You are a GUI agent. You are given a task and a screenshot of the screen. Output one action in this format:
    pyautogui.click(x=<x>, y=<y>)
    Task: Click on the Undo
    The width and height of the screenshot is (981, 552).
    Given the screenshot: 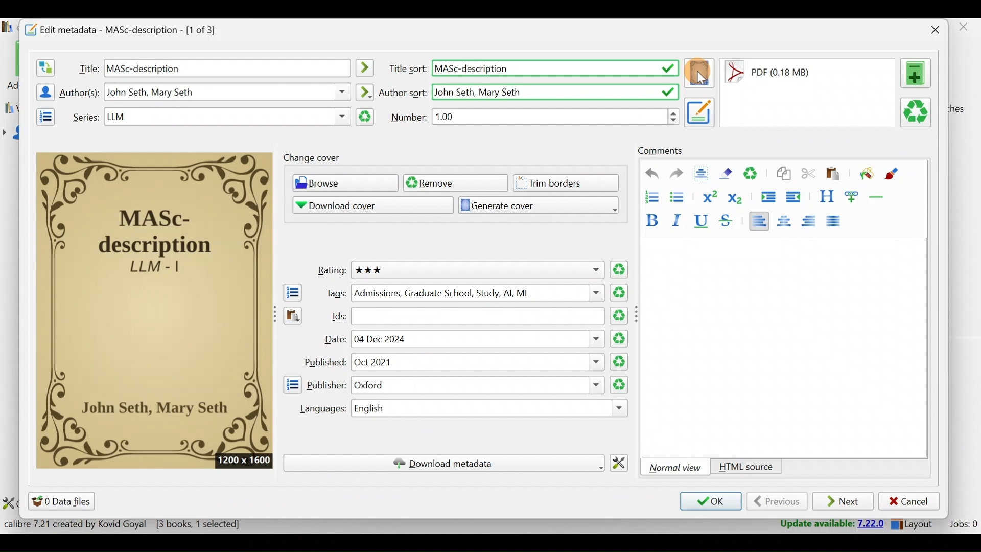 What is the action you would take?
    pyautogui.click(x=647, y=174)
    